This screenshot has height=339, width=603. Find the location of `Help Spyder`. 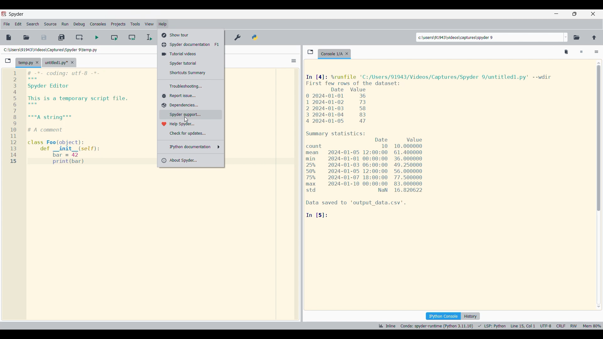

Help Spyder is located at coordinates (191, 124).